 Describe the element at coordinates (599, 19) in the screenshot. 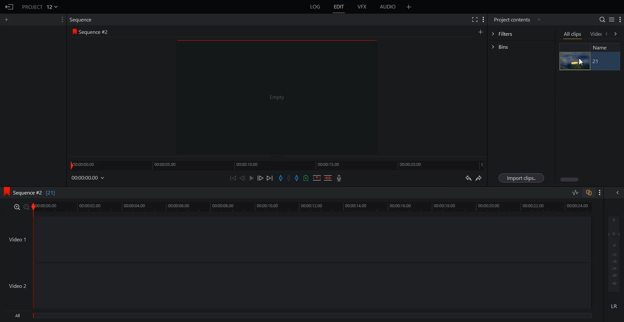

I see `Search` at that location.